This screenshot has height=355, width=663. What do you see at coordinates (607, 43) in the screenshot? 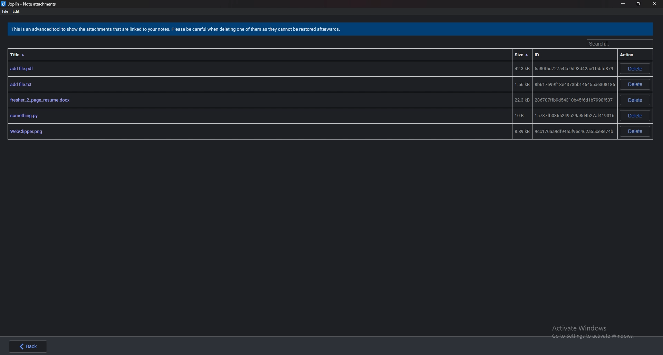
I see `cursor` at bounding box center [607, 43].